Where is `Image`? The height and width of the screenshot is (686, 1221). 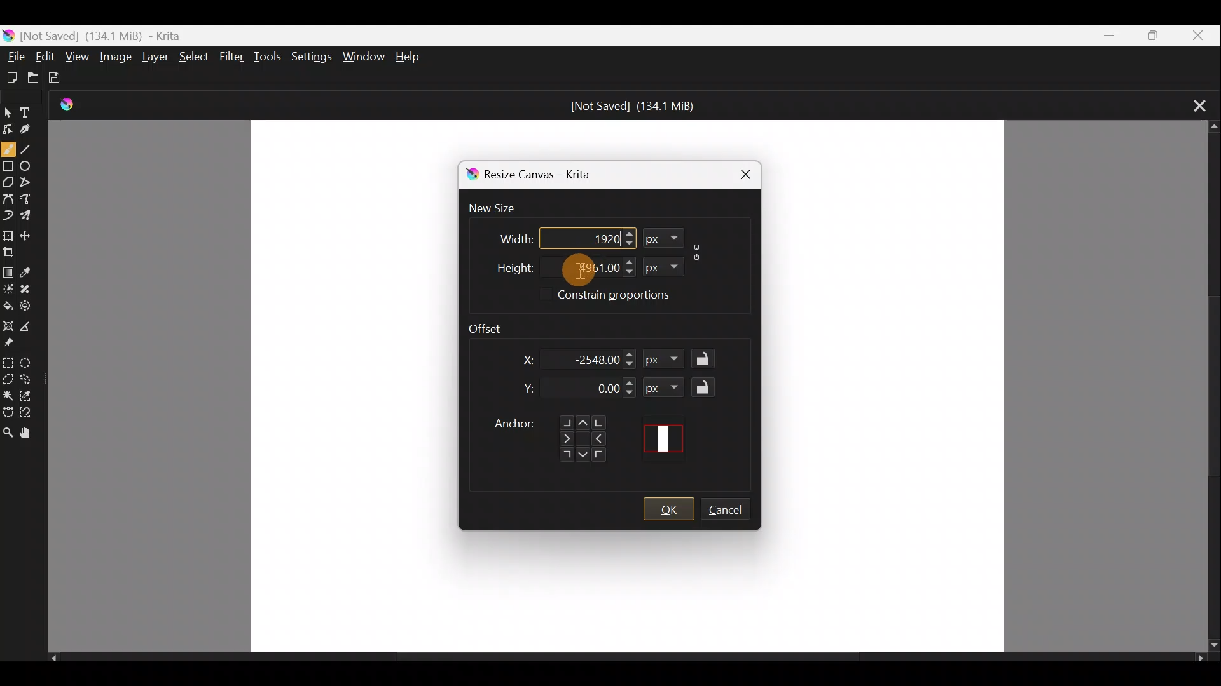 Image is located at coordinates (114, 58).